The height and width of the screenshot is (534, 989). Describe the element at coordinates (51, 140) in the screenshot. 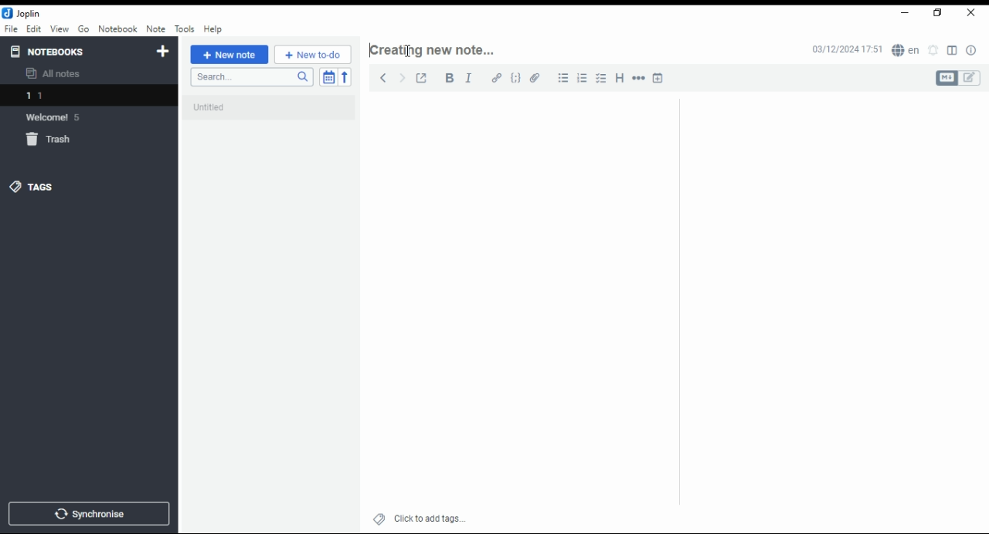

I see `trash` at that location.